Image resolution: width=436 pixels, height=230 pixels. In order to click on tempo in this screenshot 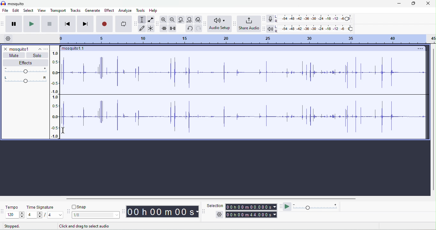, I will do `click(12, 208)`.